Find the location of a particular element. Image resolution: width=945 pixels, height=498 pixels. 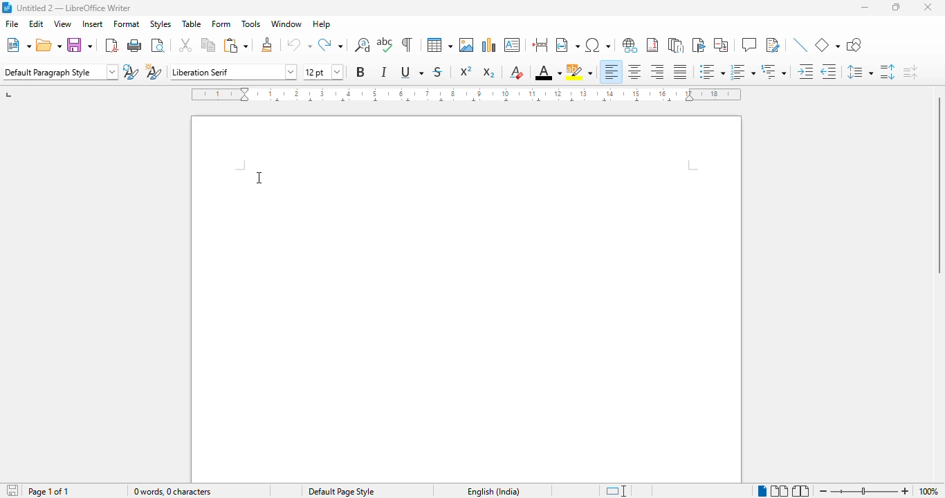

font name is located at coordinates (234, 72).